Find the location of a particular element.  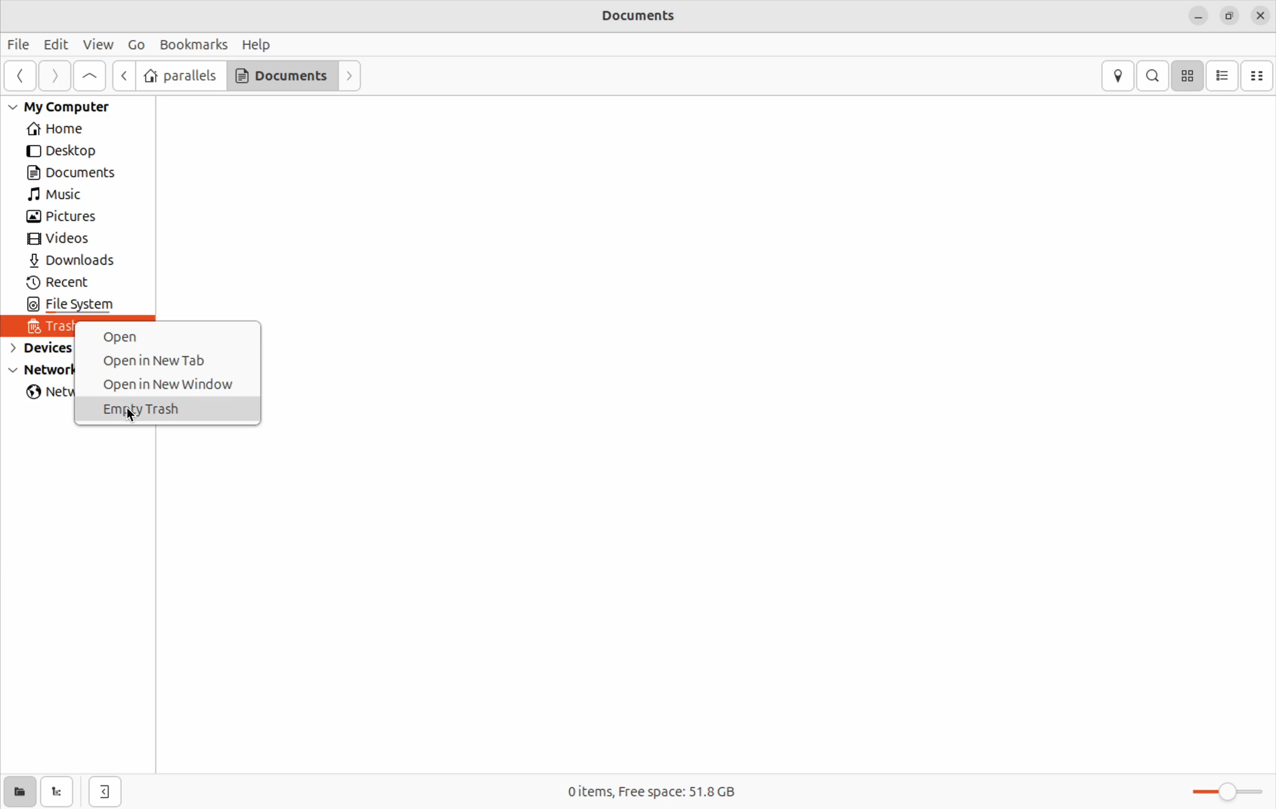

hide side bar is located at coordinates (104, 792).